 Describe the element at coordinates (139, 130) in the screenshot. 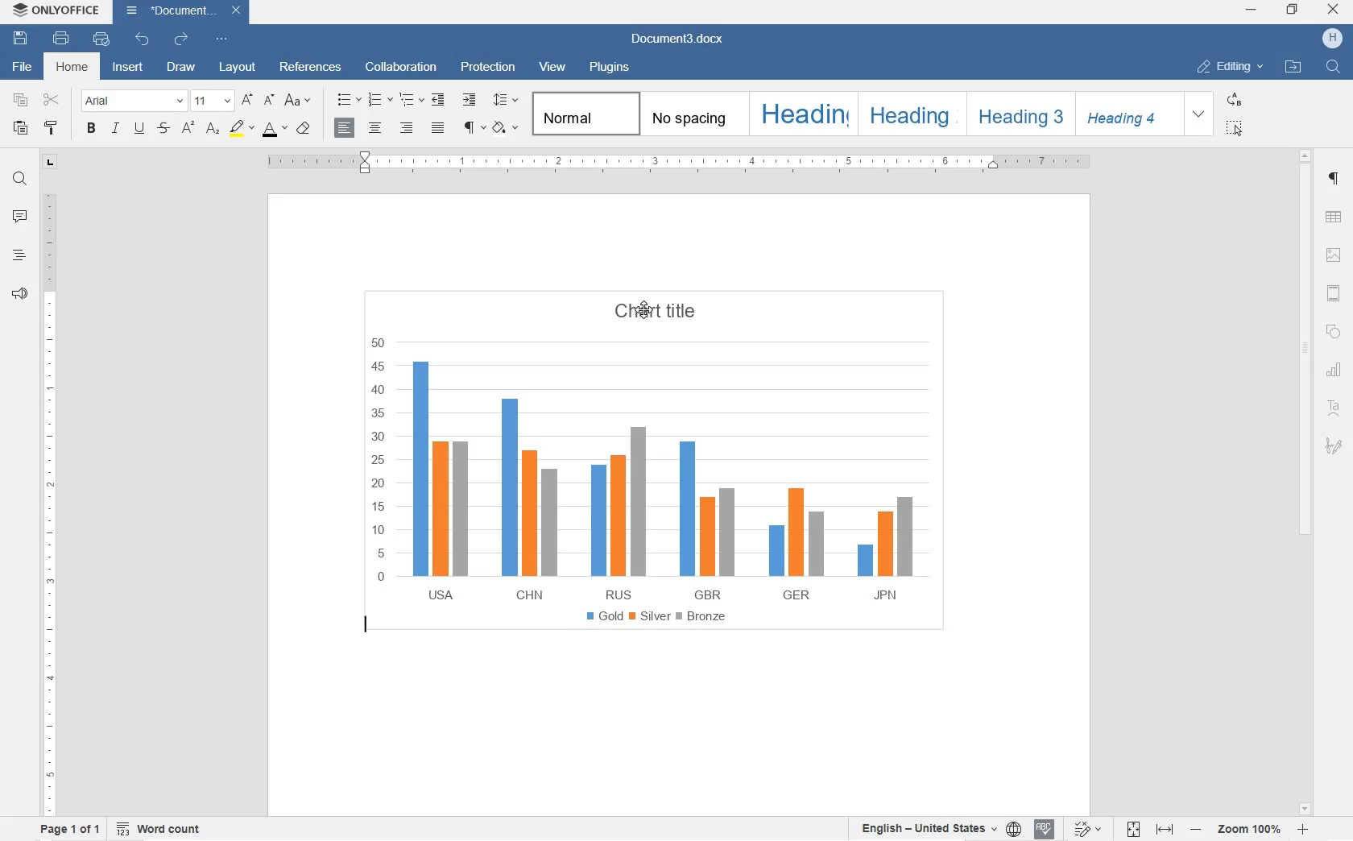

I see `UNDERLINE` at that location.